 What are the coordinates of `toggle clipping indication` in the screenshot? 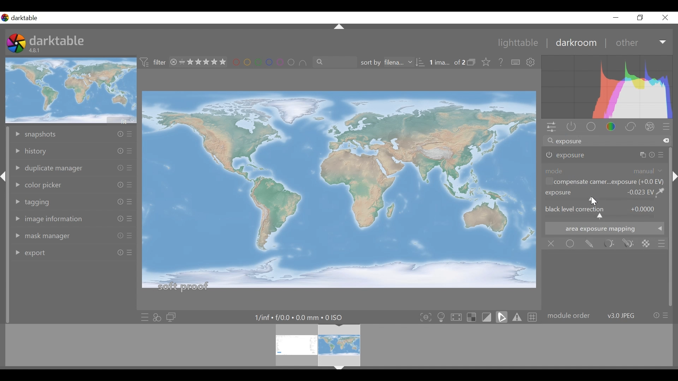 It's located at (488, 317).